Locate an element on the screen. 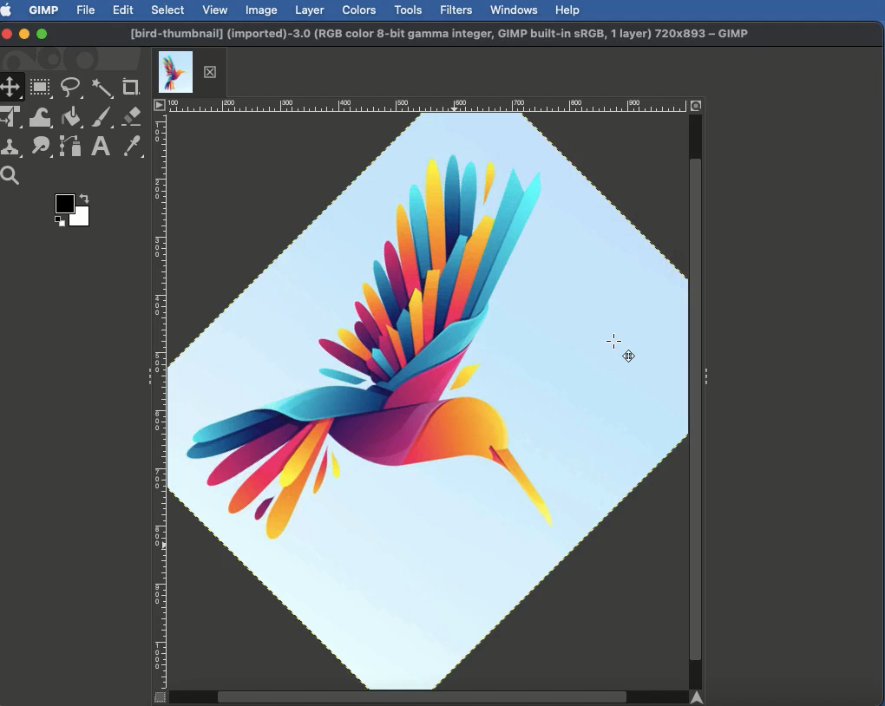  current Tab is located at coordinates (175, 70).